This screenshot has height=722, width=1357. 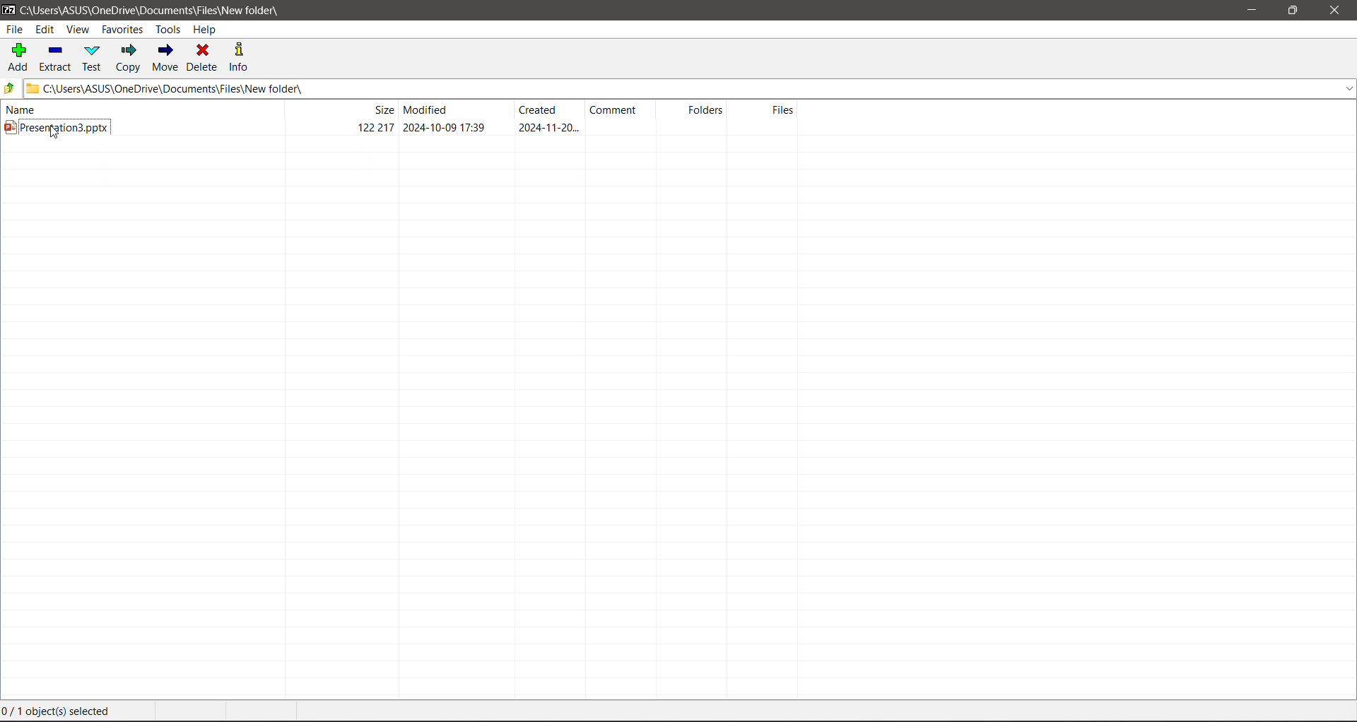 What do you see at coordinates (457, 110) in the screenshot?
I see `Modified Date` at bounding box center [457, 110].